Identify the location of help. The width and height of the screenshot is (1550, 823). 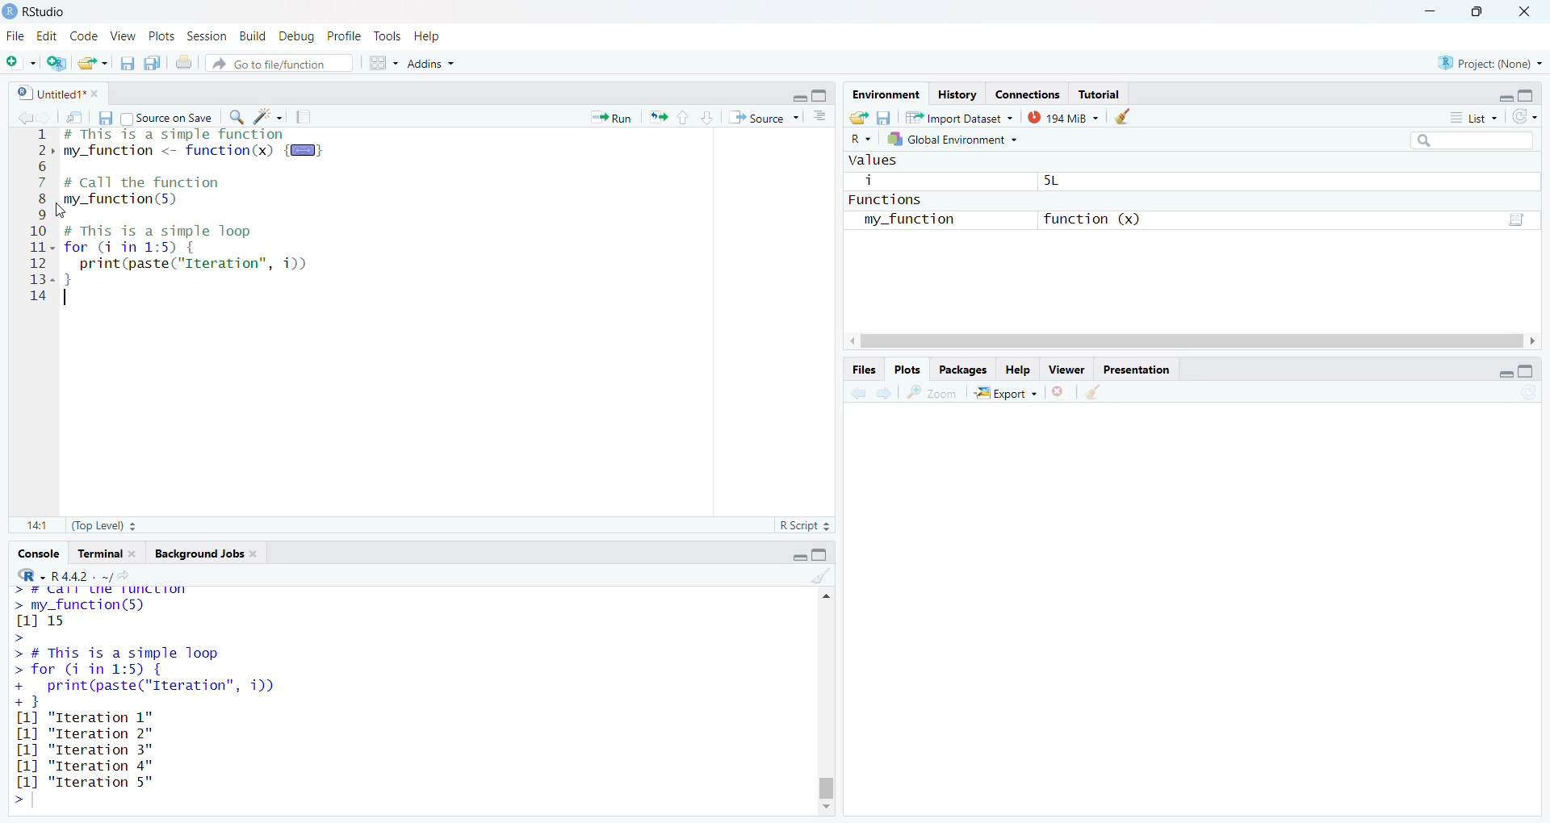
(433, 35).